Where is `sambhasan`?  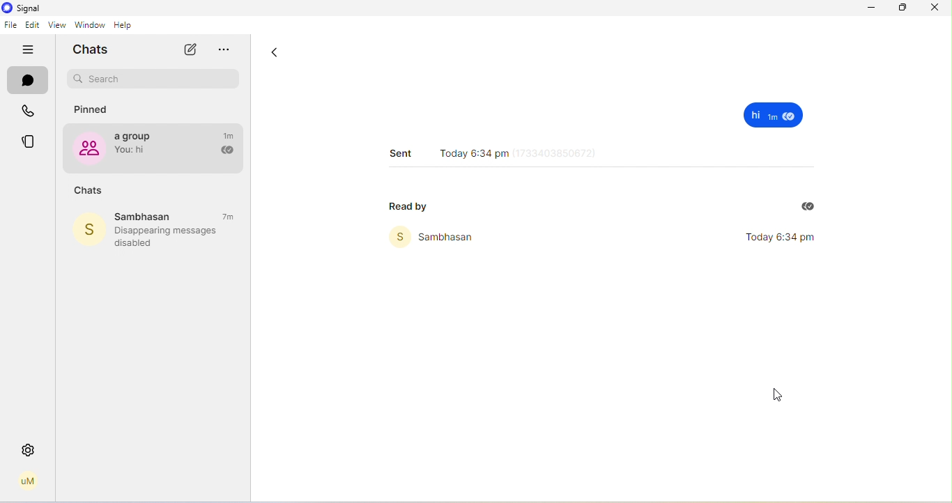 sambhasan is located at coordinates (438, 237).